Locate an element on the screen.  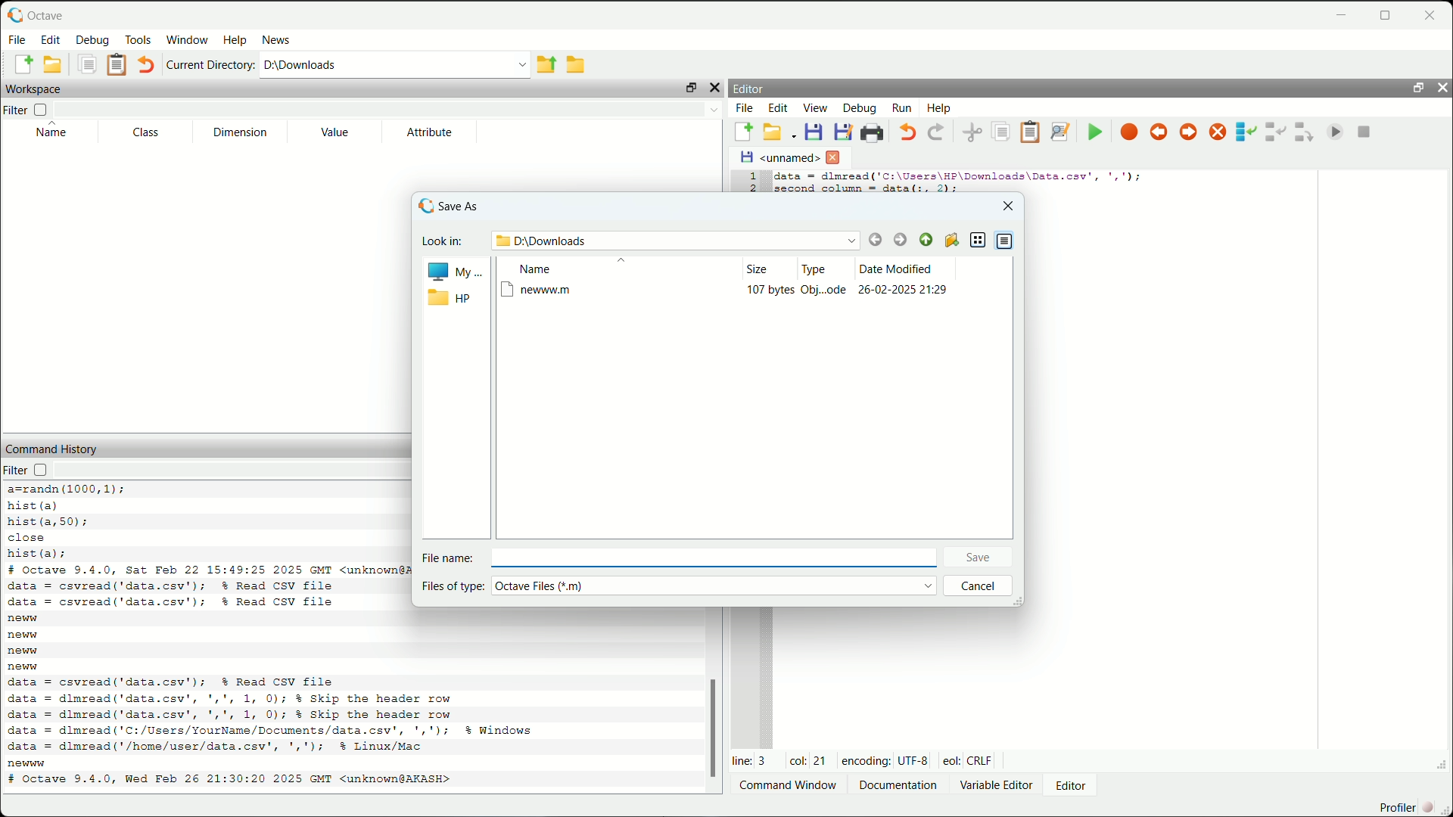
value is located at coordinates (334, 134).